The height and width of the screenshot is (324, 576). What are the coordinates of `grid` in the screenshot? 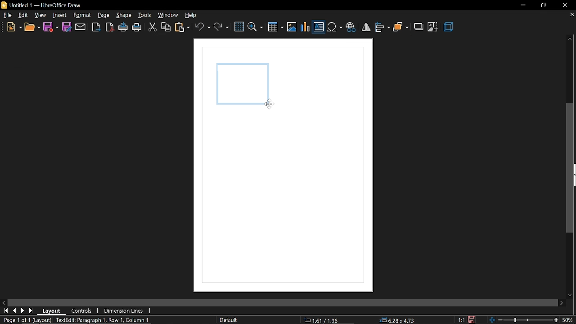 It's located at (239, 27).